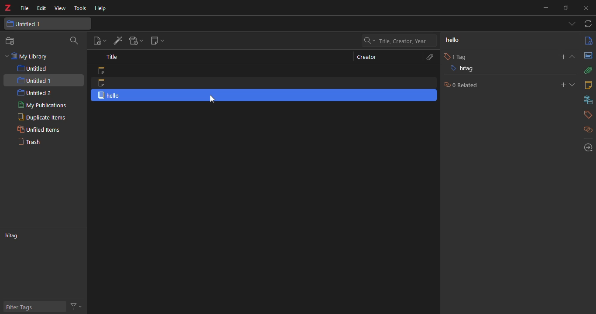 The width and height of the screenshot is (596, 314). Describe the element at coordinates (573, 85) in the screenshot. I see `expand` at that location.